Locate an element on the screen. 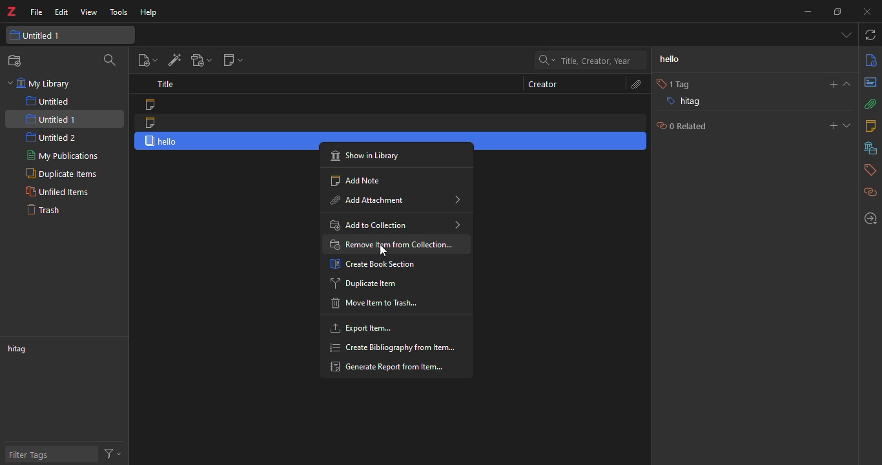  untitled 1 is located at coordinates (37, 36).